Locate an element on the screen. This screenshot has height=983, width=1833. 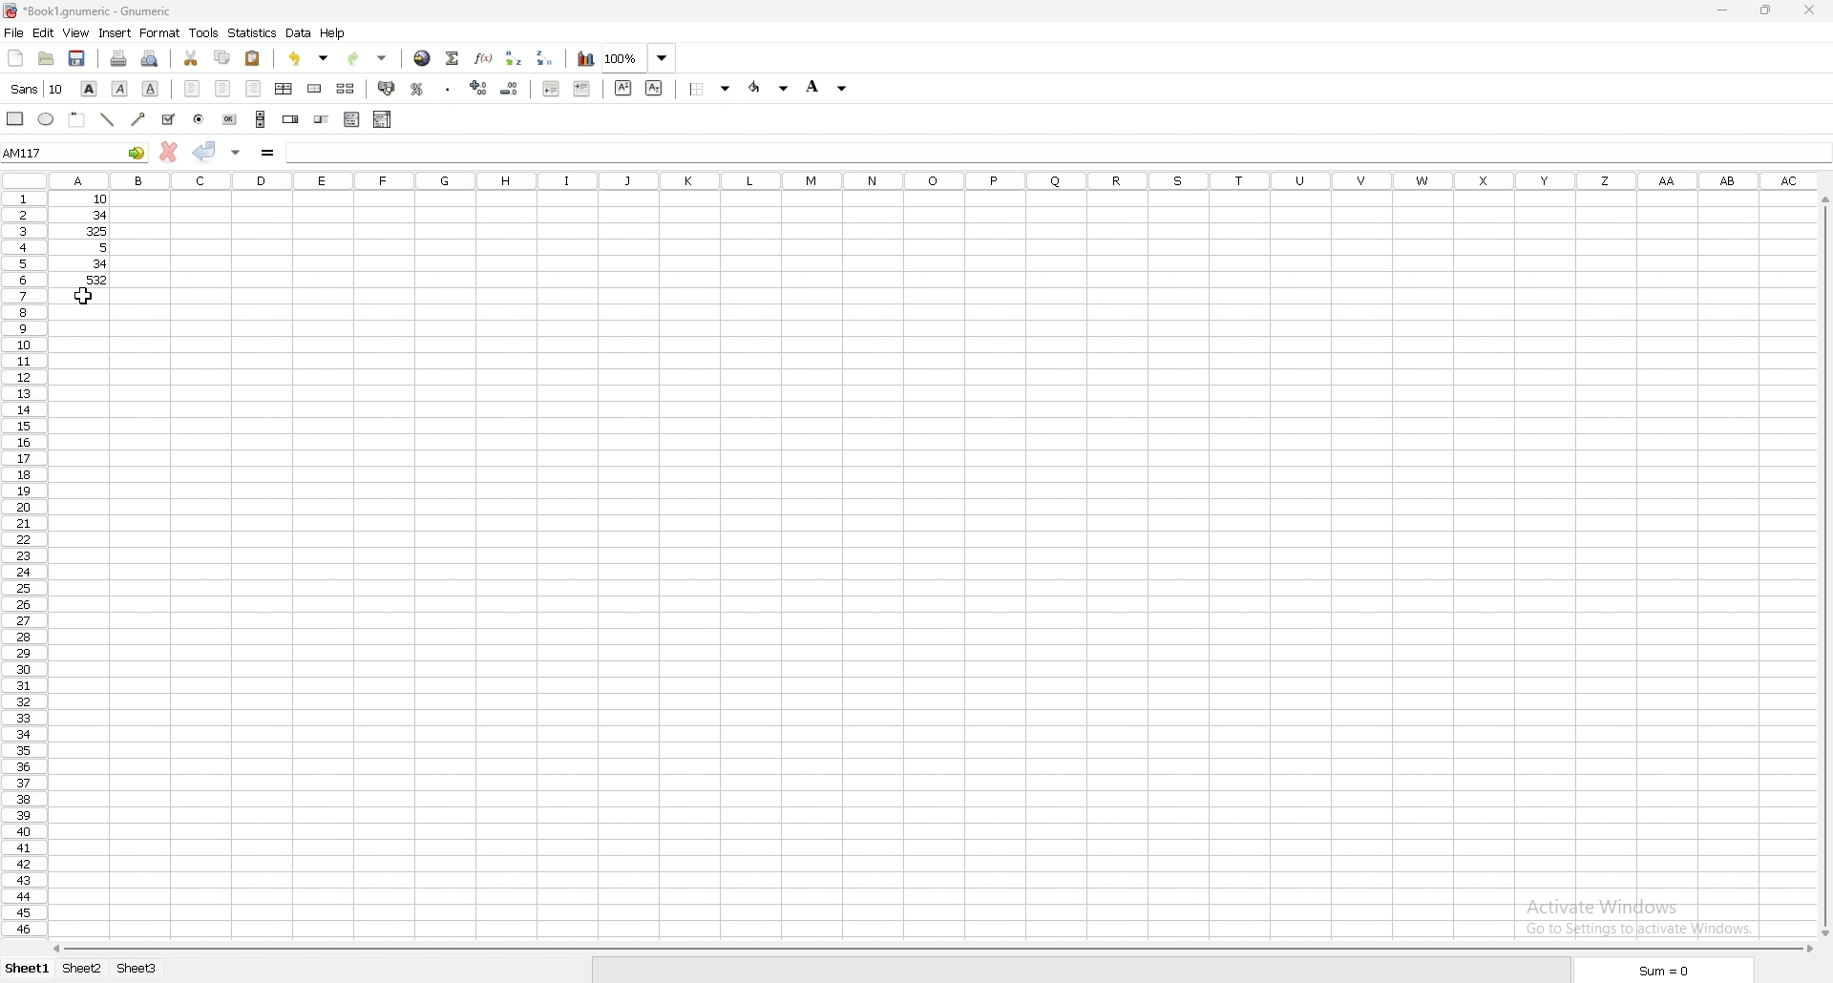
rows is located at coordinates (21, 567).